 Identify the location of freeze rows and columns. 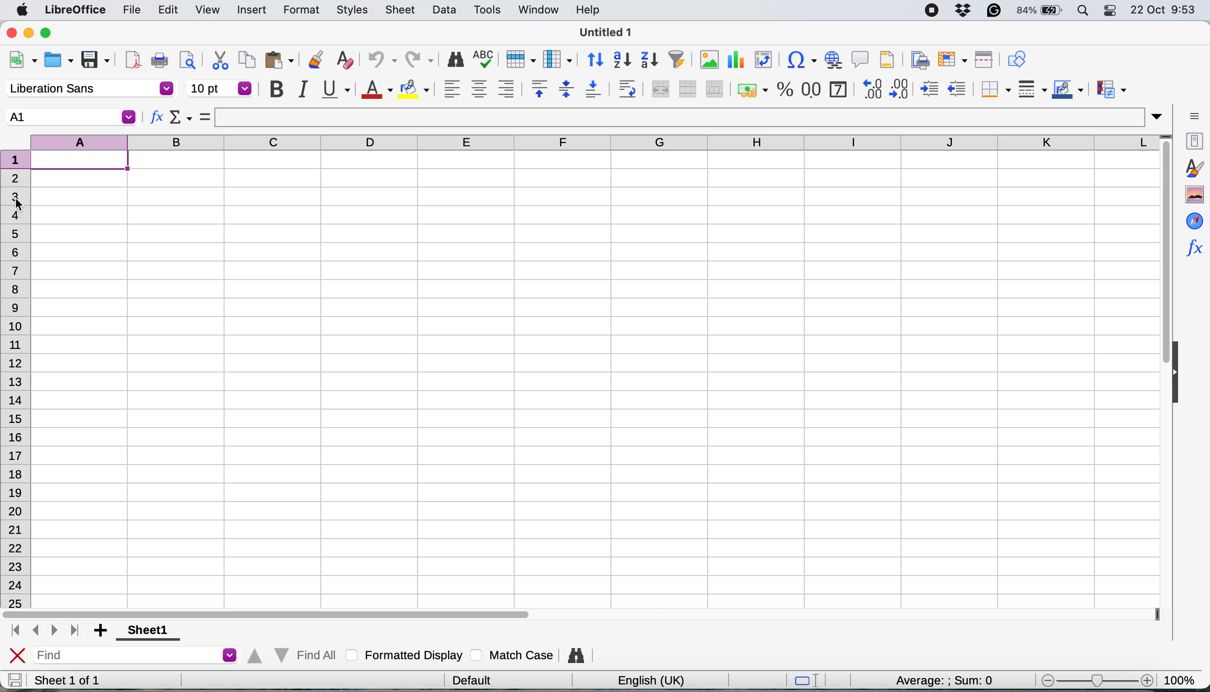
(950, 59).